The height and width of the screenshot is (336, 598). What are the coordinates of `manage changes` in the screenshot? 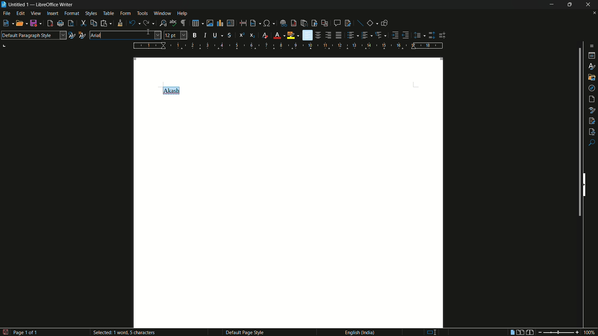 It's located at (592, 120).